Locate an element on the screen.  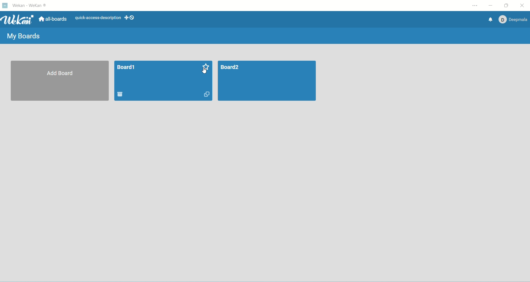
my boards is located at coordinates (22, 36).